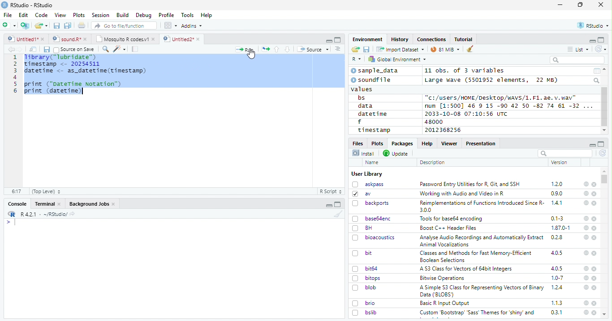 Image resolution: width=612 pixels, height=321 pixels. What do you see at coordinates (374, 237) in the screenshot?
I see `bioacoustics` at bounding box center [374, 237].